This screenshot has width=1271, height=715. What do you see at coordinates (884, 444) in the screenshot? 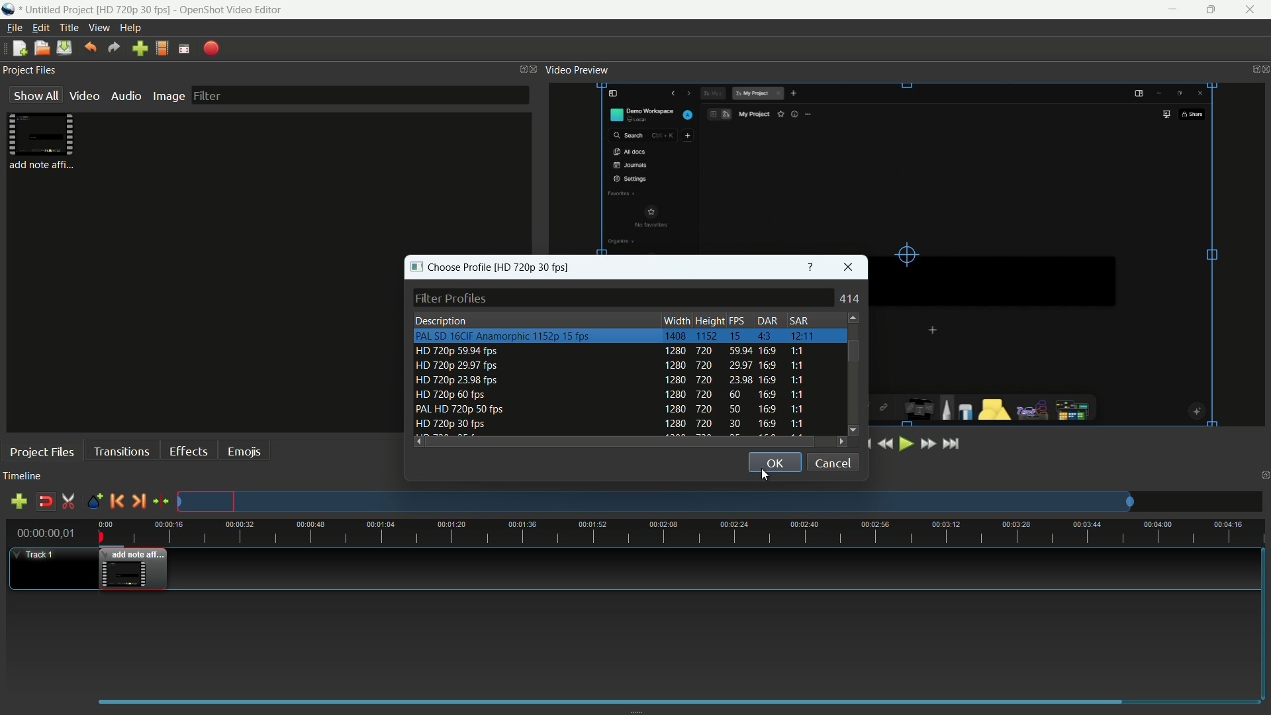
I see `rewind` at bounding box center [884, 444].